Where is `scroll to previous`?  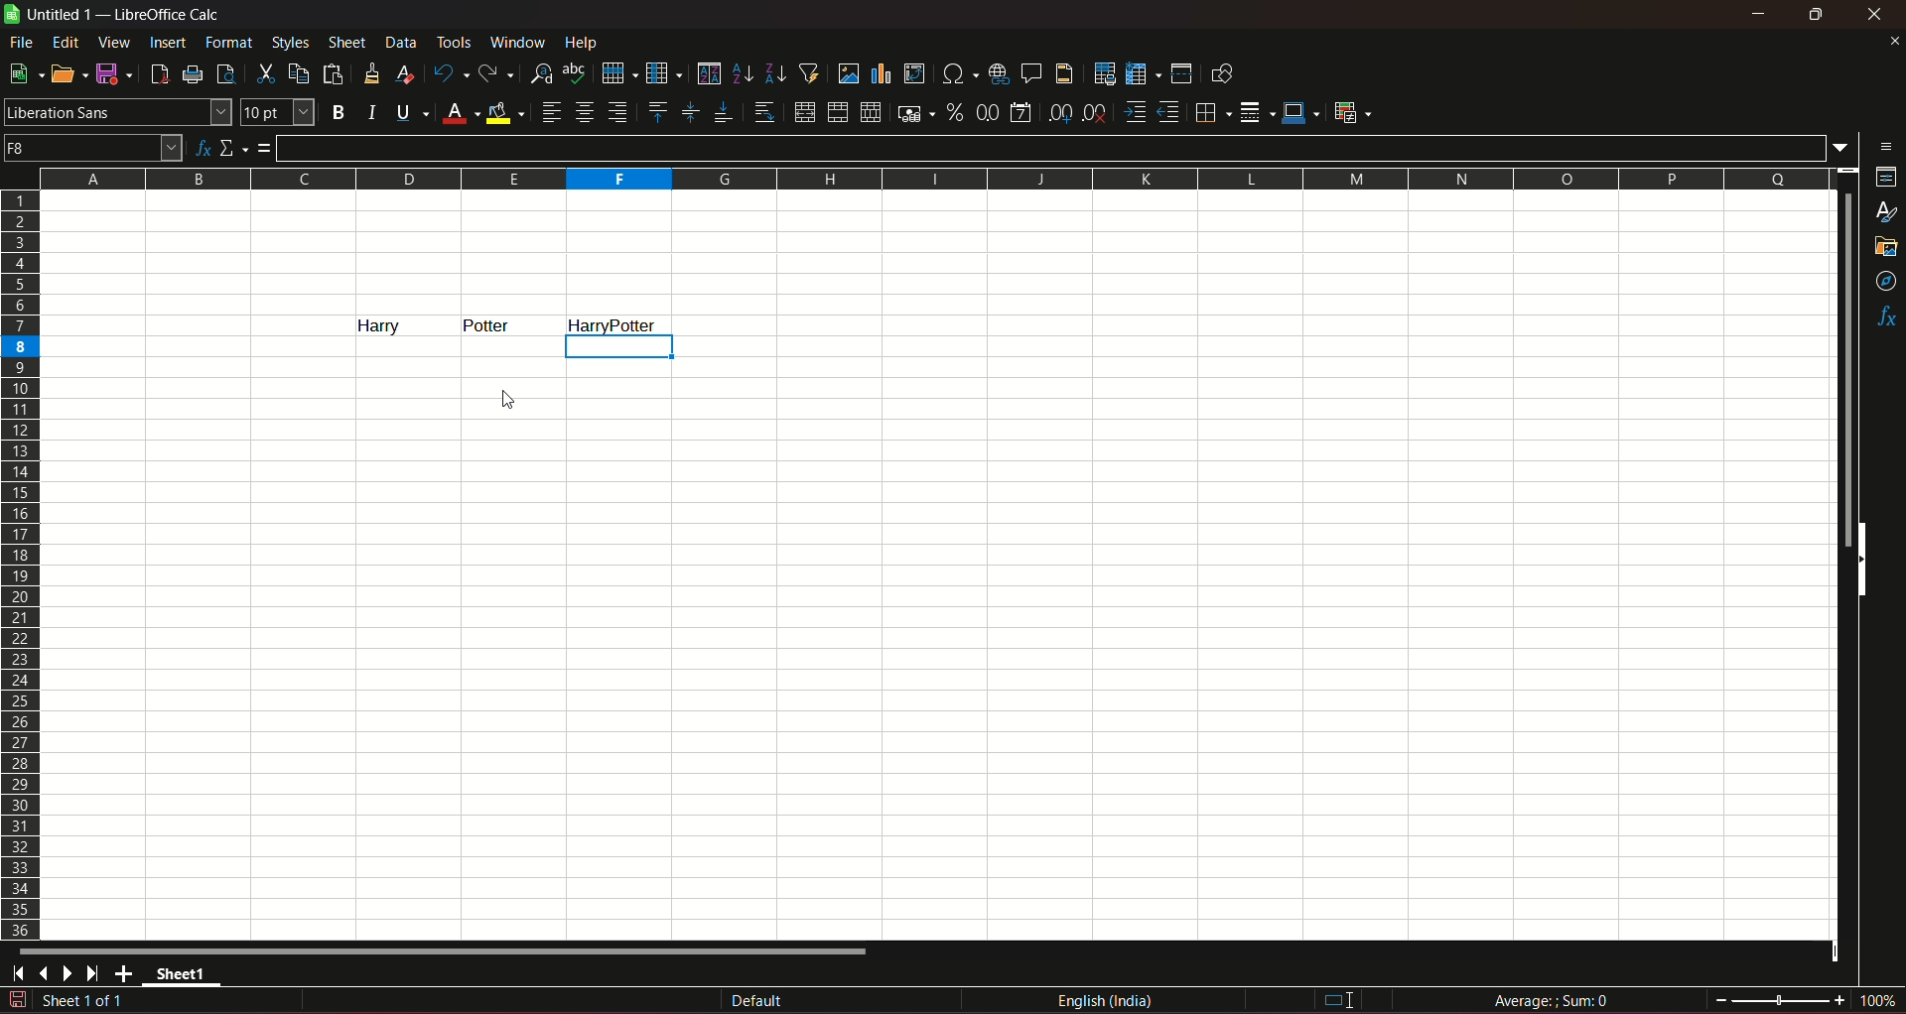
scroll to previous is located at coordinates (46, 975).